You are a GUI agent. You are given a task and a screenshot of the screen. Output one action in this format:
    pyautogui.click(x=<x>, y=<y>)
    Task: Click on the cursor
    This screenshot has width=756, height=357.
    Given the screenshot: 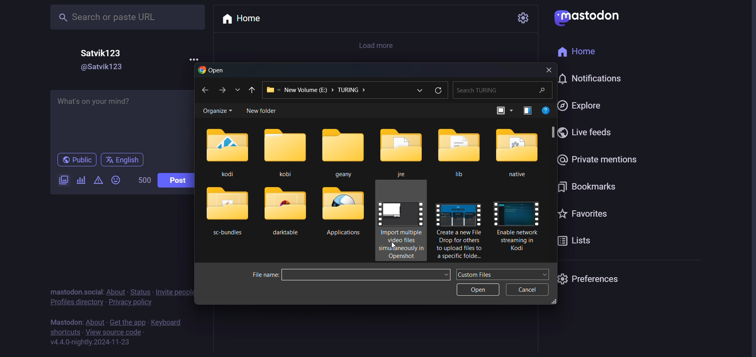 What is the action you would take?
    pyautogui.click(x=393, y=245)
    